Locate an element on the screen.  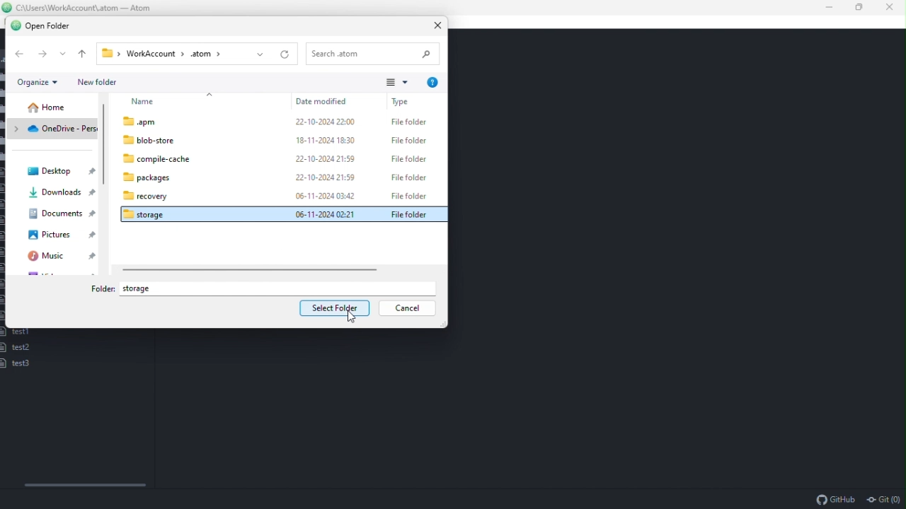
Pictures is located at coordinates (62, 236).